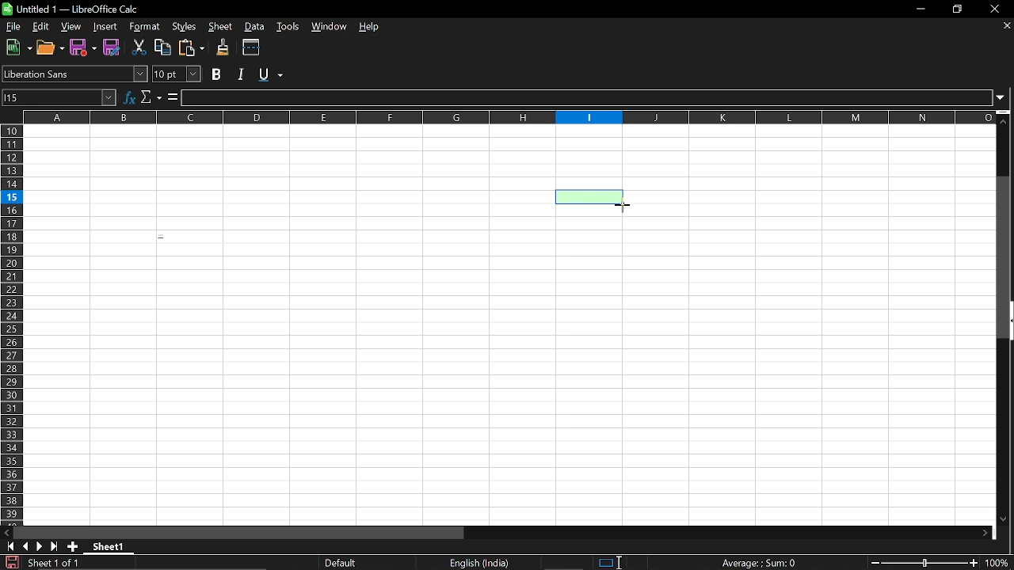 The image size is (1014, 570). I want to click on Current sheet, so click(108, 546).